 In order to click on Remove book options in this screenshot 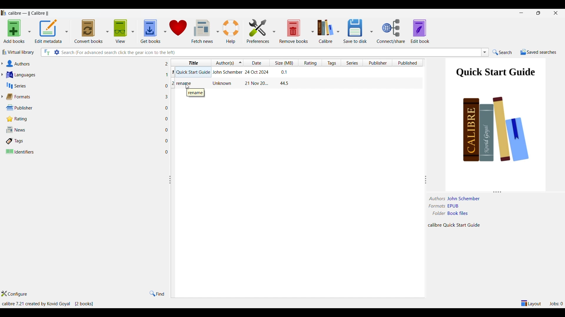, I will do `click(312, 32)`.